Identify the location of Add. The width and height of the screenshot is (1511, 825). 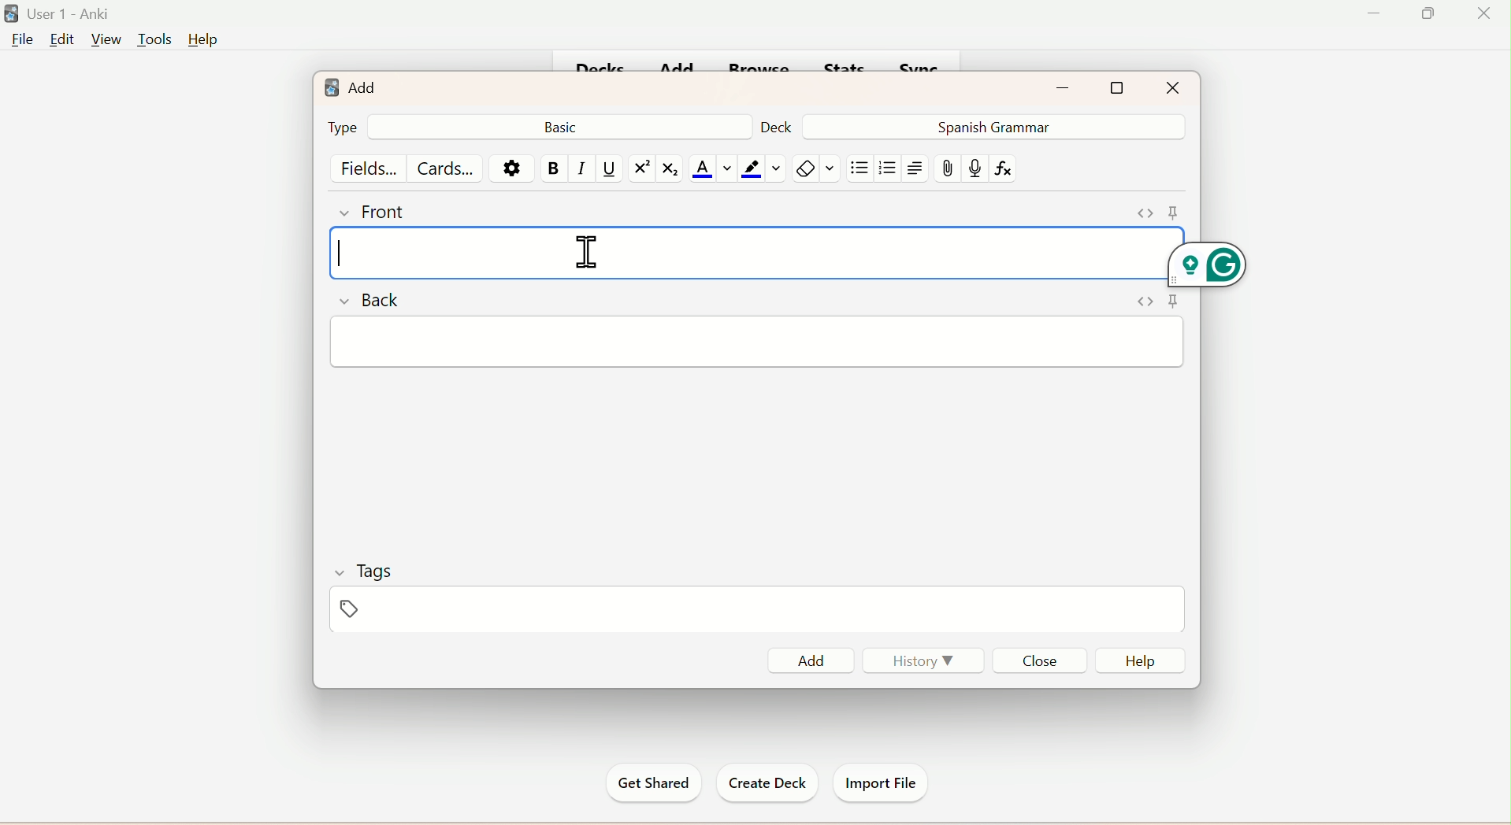
(350, 83).